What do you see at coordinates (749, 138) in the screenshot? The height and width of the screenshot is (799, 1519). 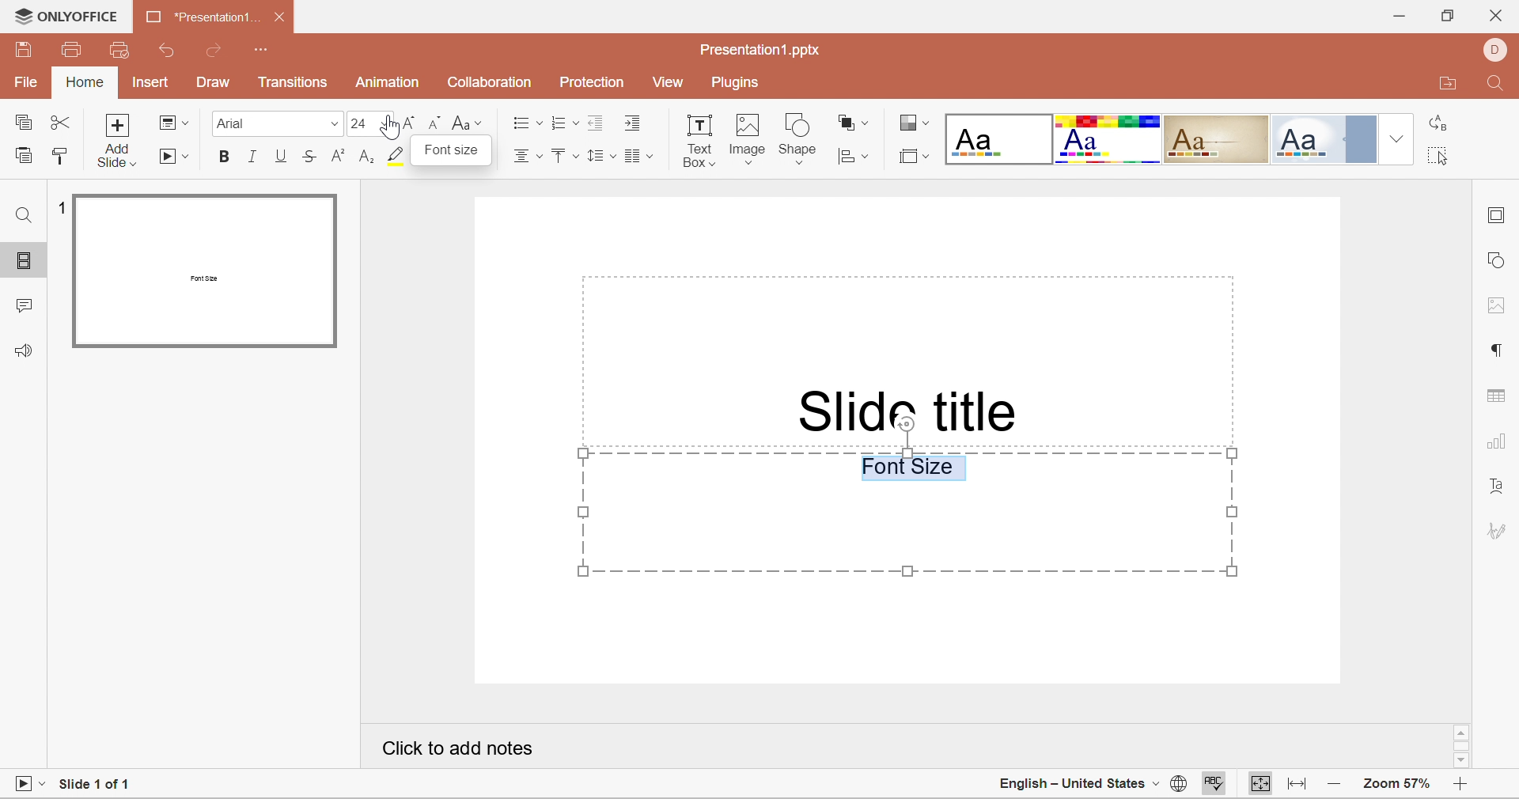 I see `Image` at bounding box center [749, 138].